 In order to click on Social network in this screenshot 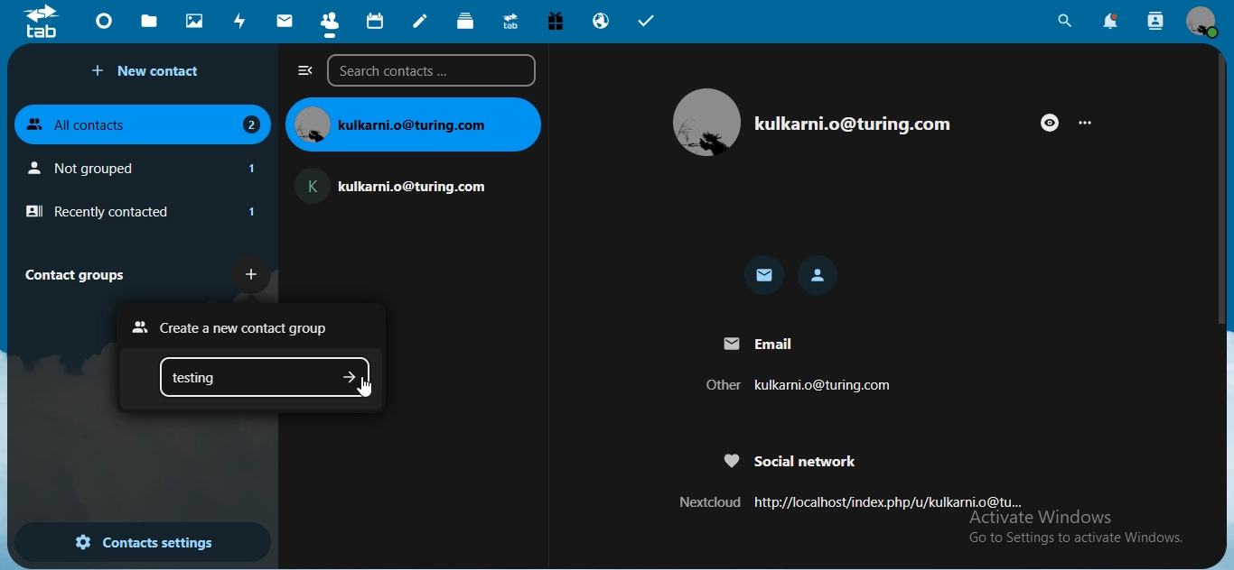, I will do `click(791, 462)`.